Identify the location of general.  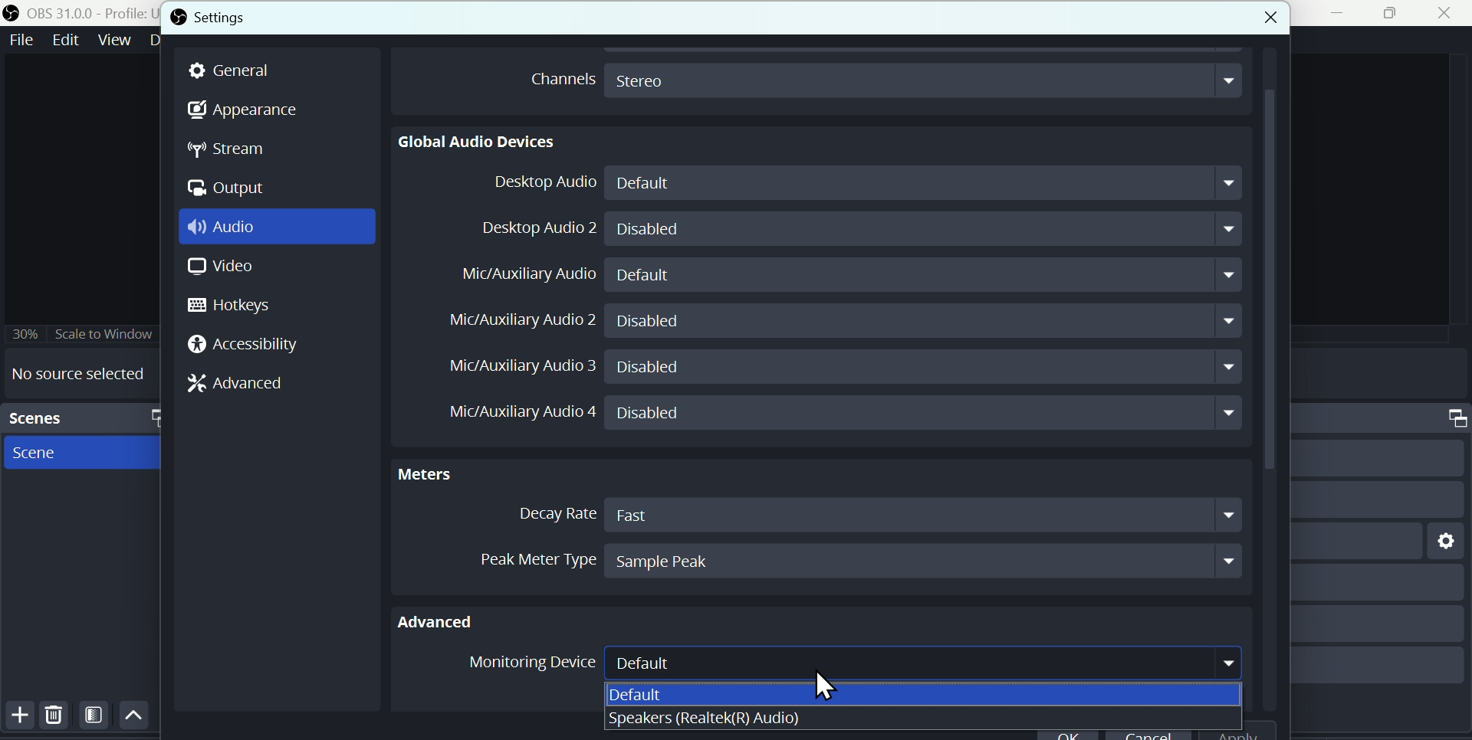
(238, 70).